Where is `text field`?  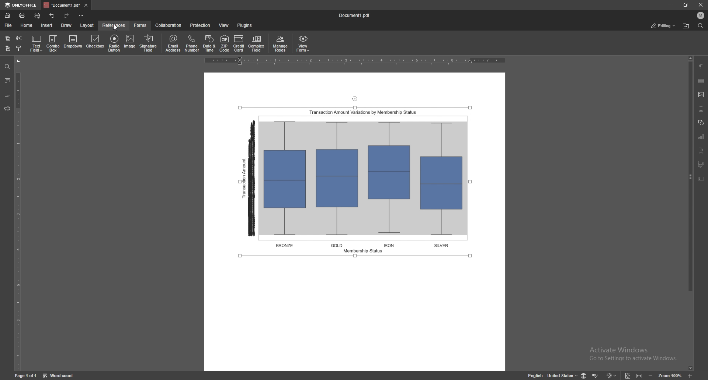
text field is located at coordinates (37, 43).